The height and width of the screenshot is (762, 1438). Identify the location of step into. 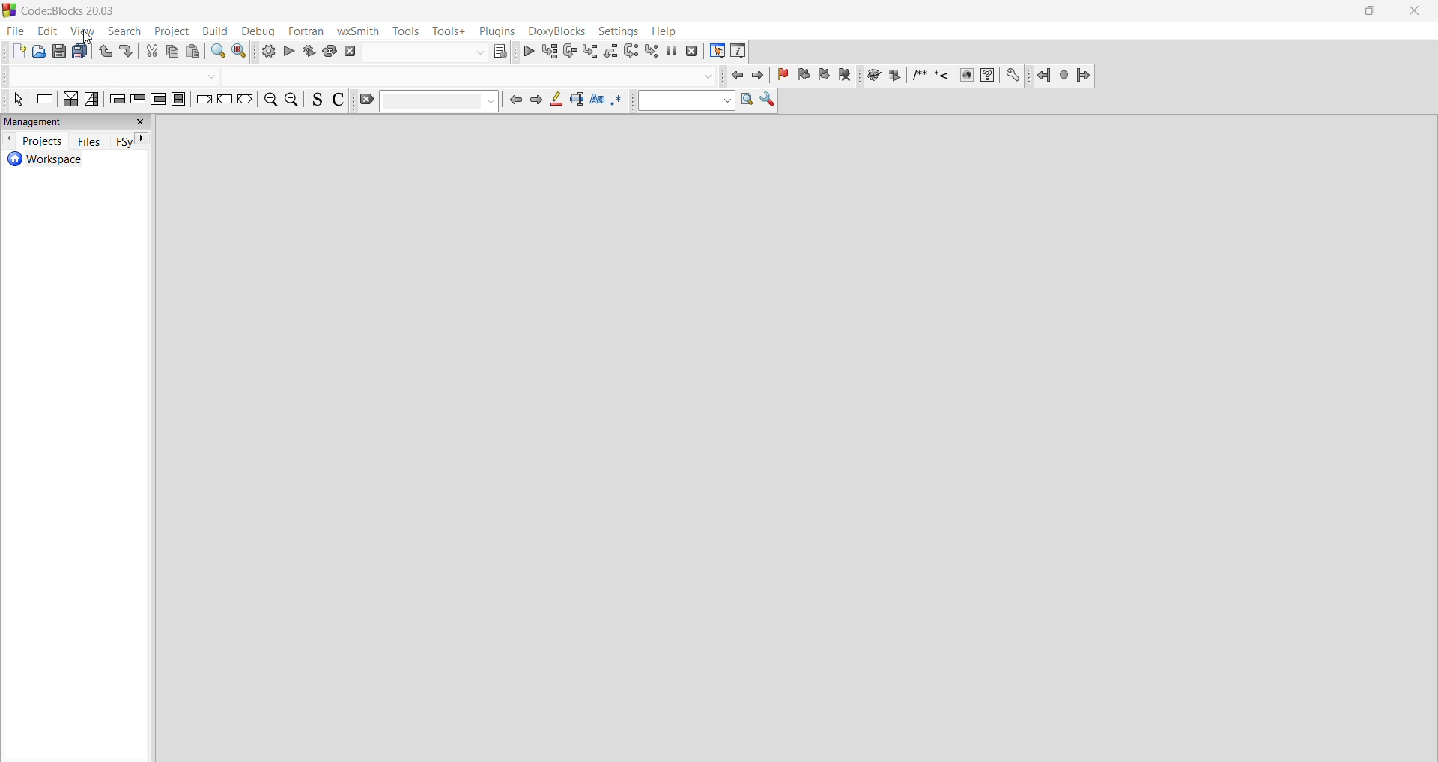
(592, 52).